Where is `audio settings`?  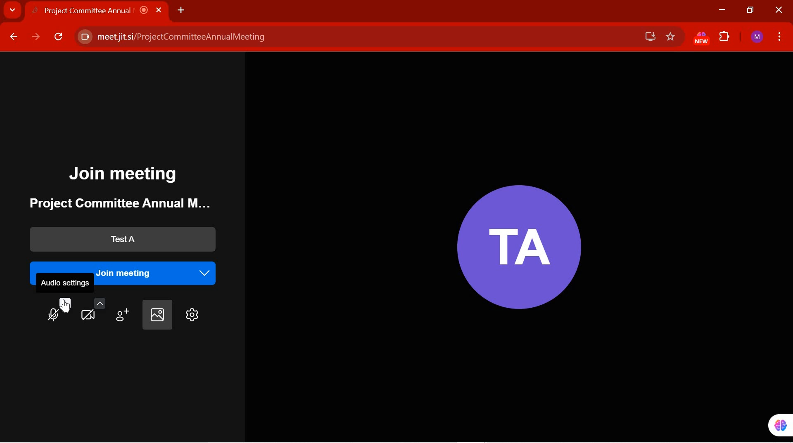
audio settings is located at coordinates (67, 283).